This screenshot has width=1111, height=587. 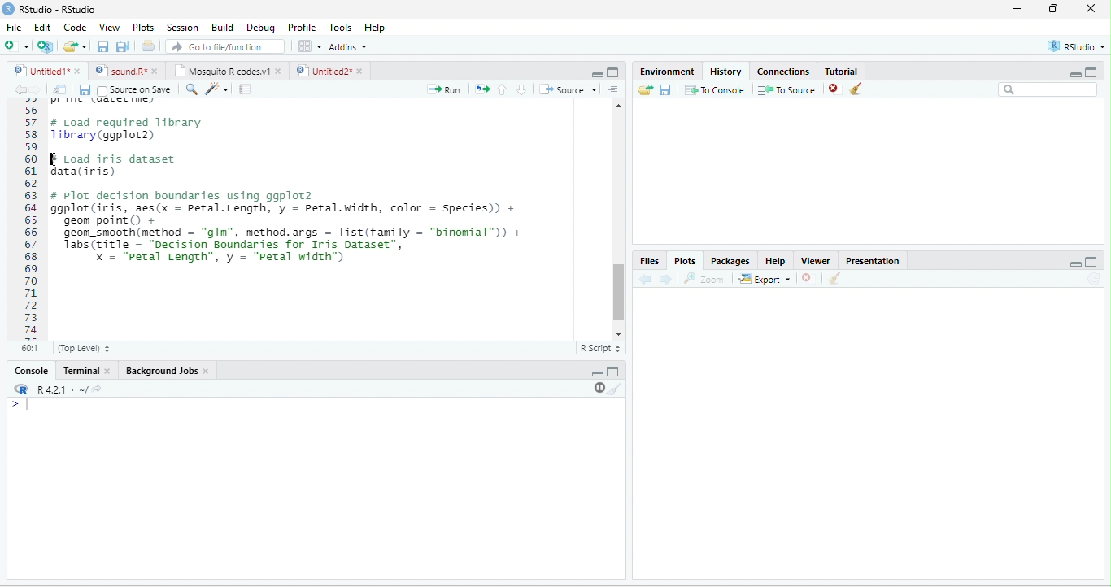 What do you see at coordinates (597, 75) in the screenshot?
I see `minimize` at bounding box center [597, 75].